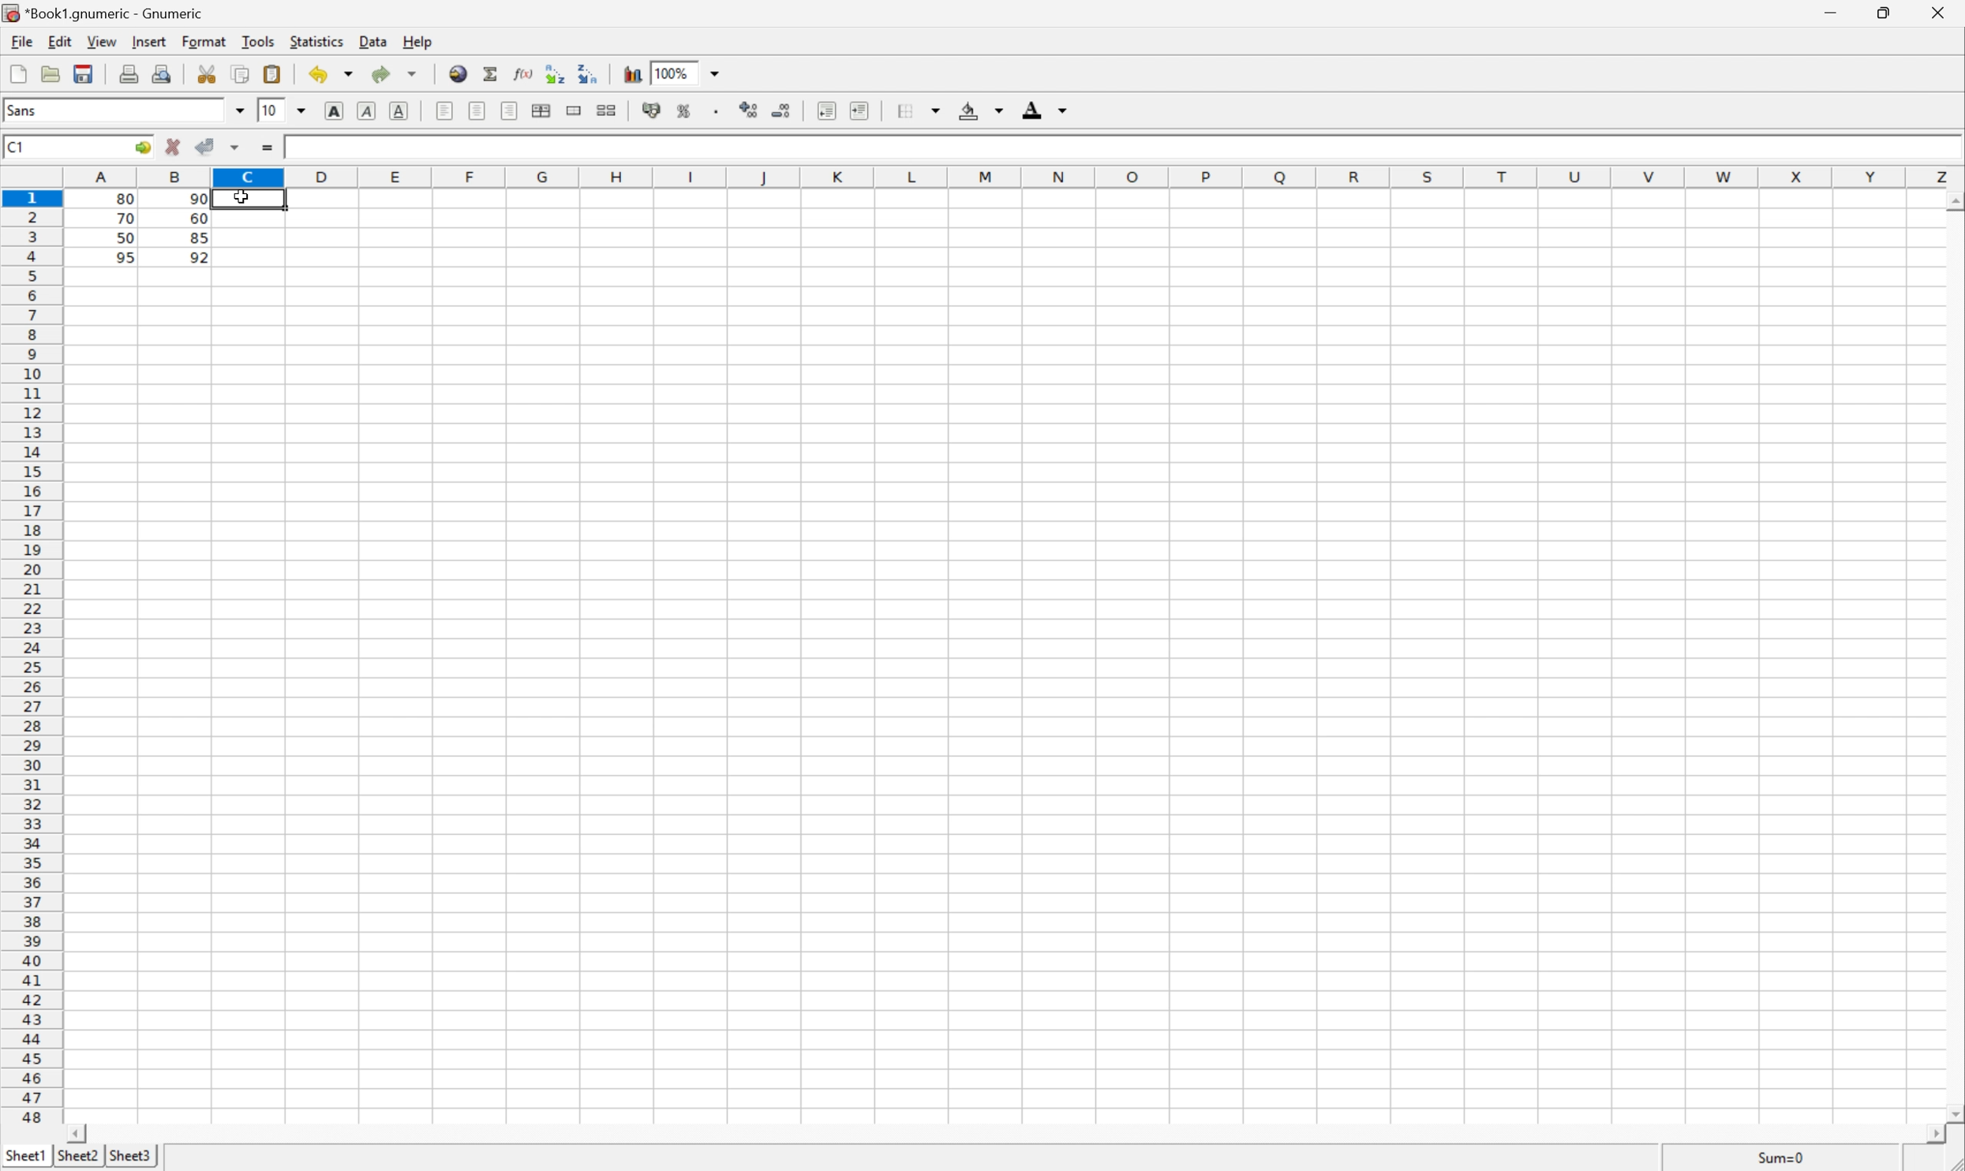 This screenshot has width=1965, height=1171. Describe the element at coordinates (163, 74) in the screenshot. I see `Print preview` at that location.